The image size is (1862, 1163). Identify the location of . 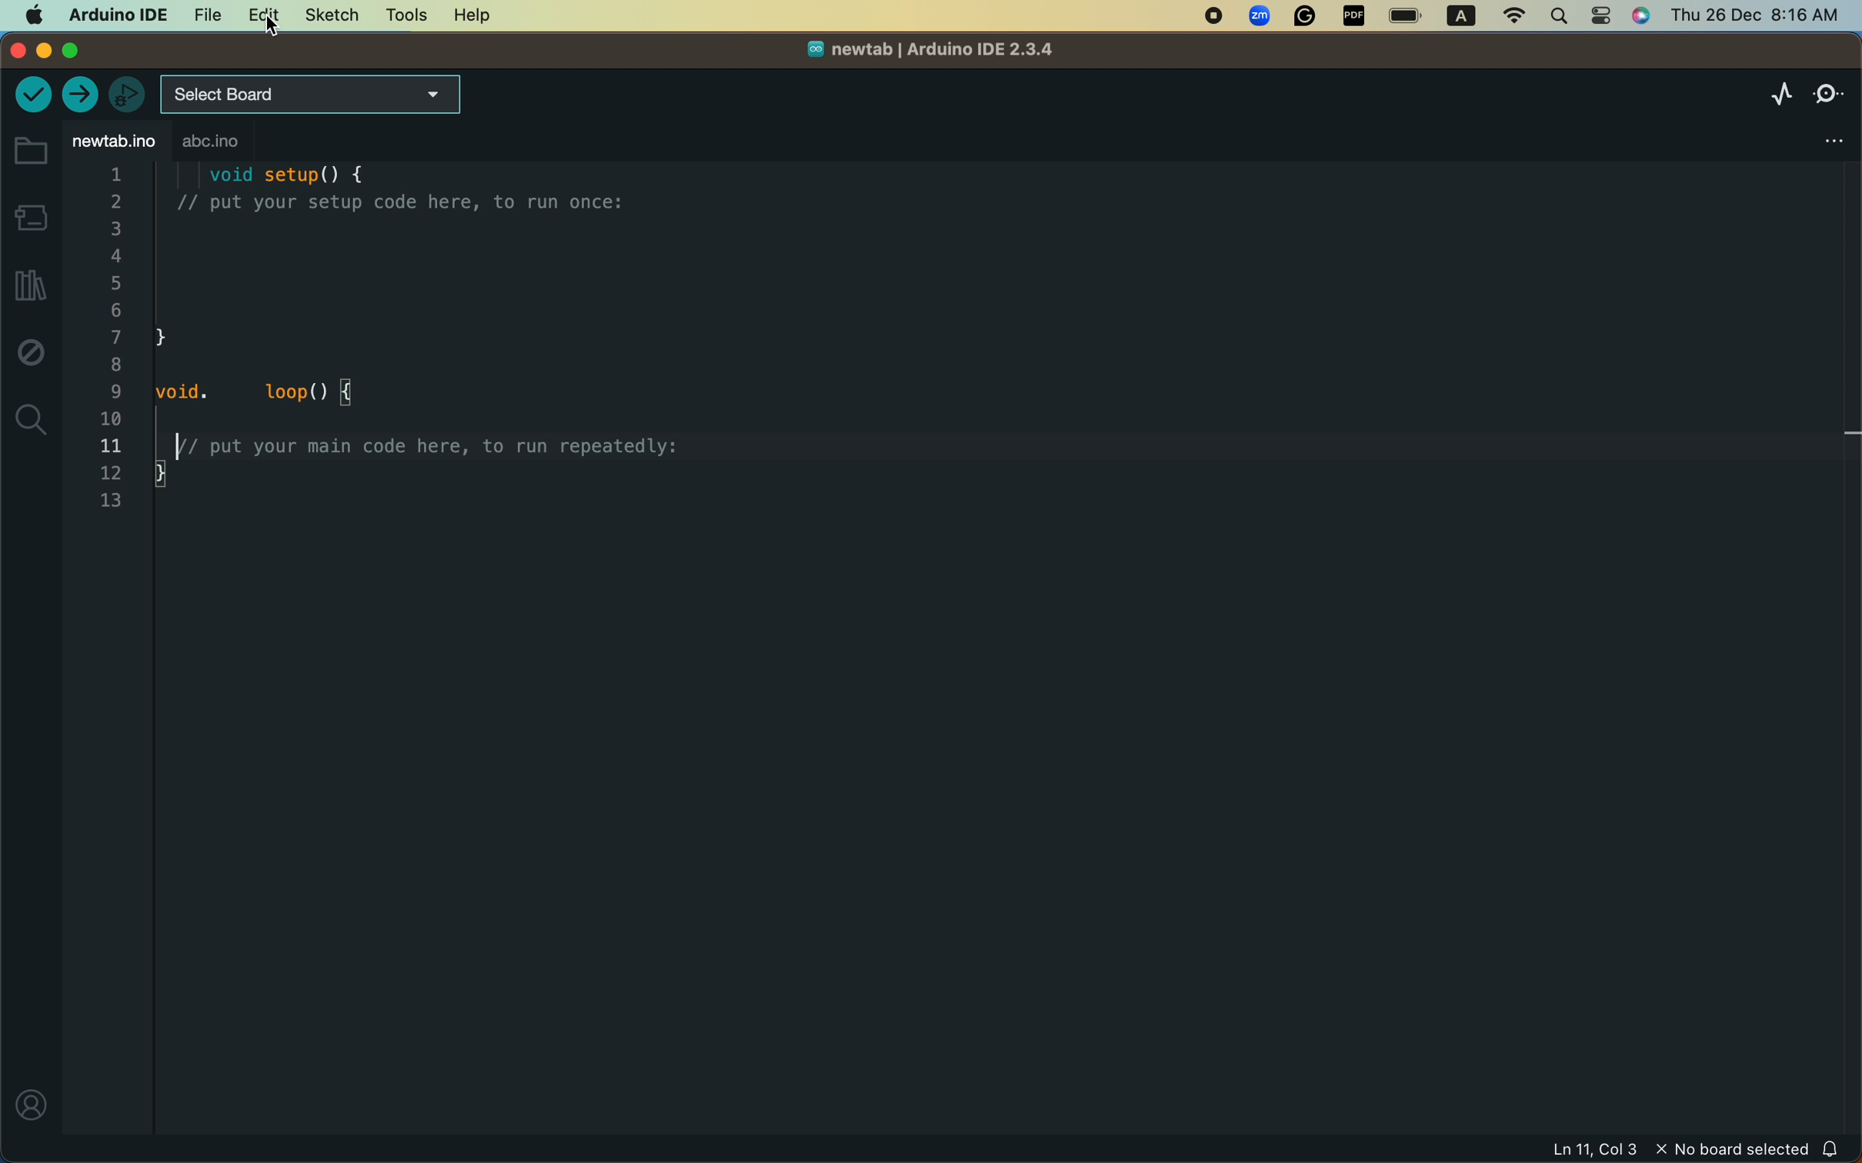
(1306, 18).